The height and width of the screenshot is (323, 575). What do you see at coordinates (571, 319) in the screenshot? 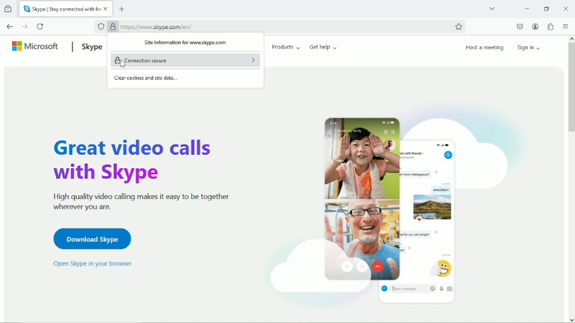
I see `scroll down` at bounding box center [571, 319].